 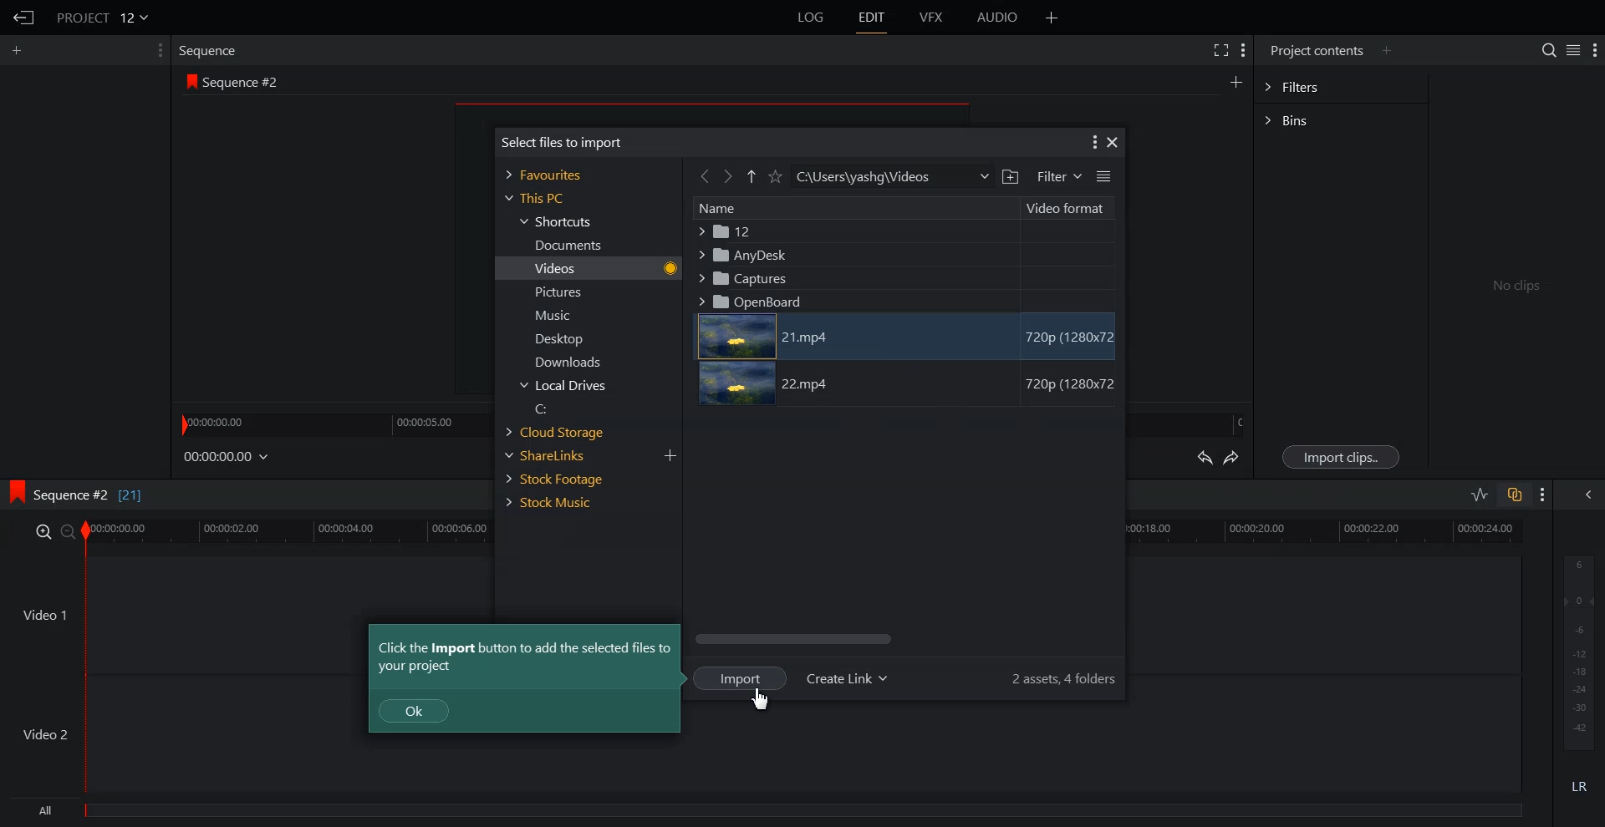 What do you see at coordinates (547, 174) in the screenshot?
I see `Favorites` at bounding box center [547, 174].